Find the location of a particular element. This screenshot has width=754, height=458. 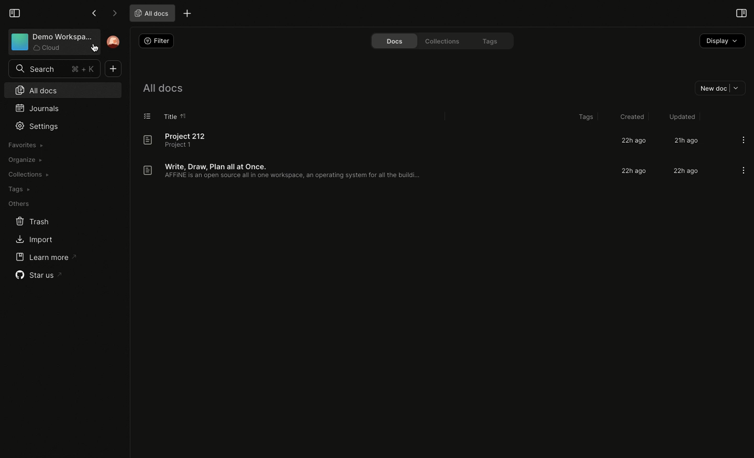

Options is located at coordinates (743, 171).